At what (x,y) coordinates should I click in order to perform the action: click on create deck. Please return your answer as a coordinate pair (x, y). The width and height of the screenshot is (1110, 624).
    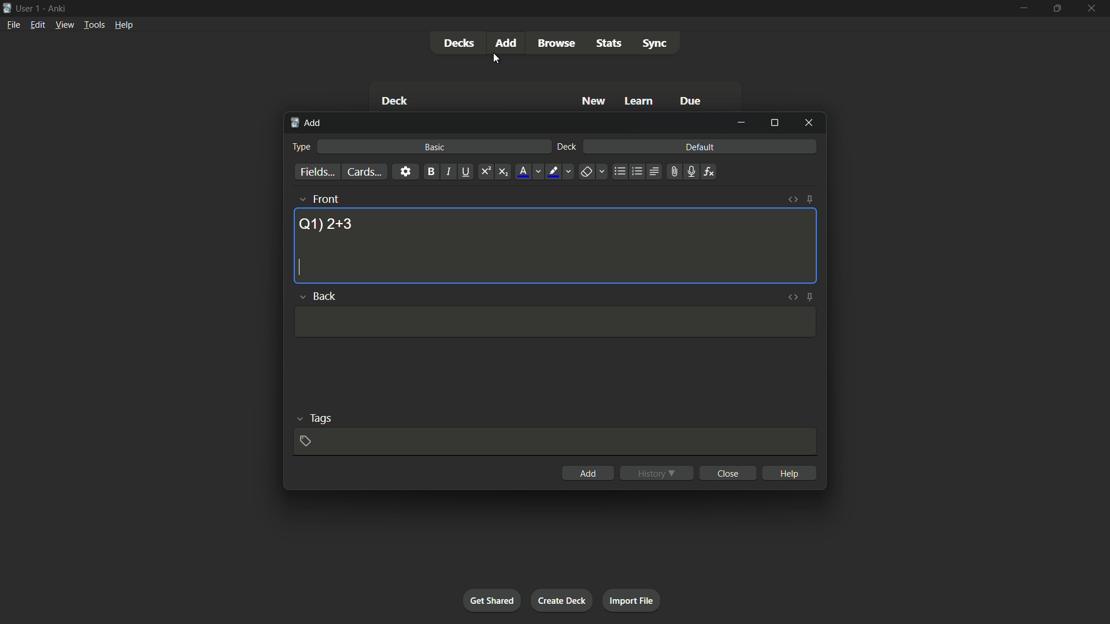
    Looking at the image, I should click on (561, 600).